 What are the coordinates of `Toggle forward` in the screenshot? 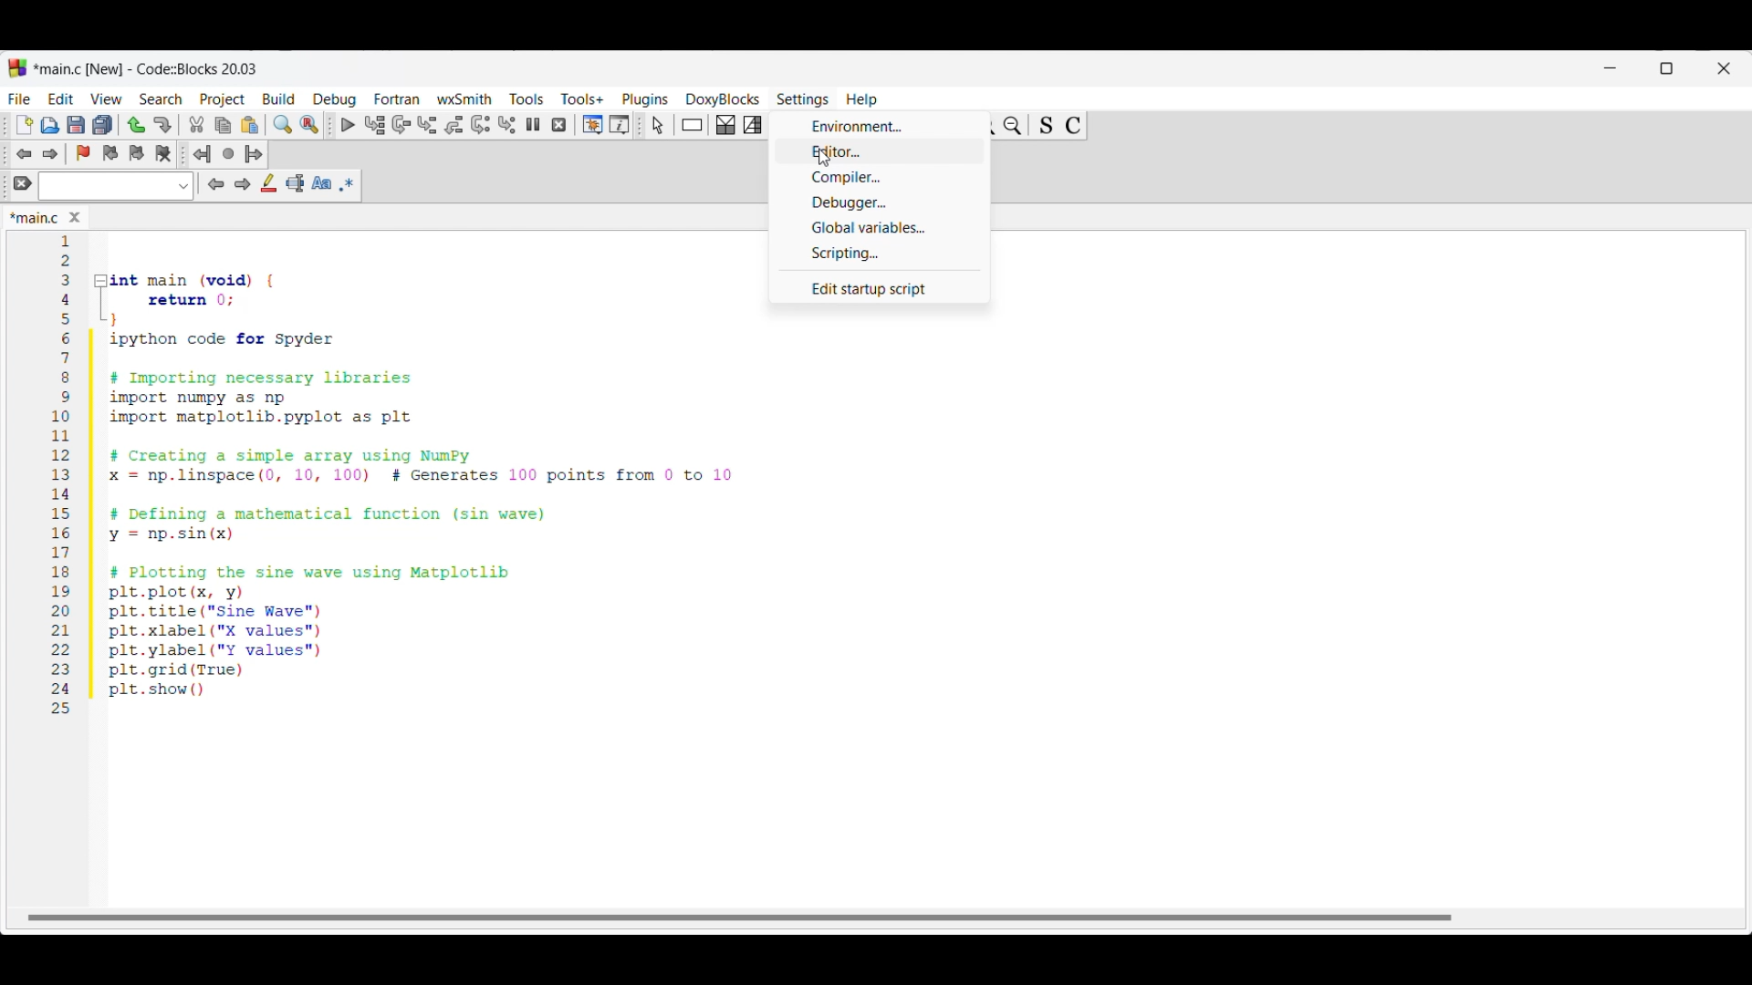 It's located at (51, 154).